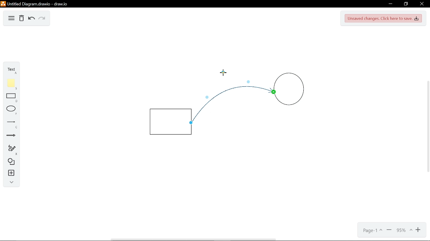 This screenshot has width=430, height=241. I want to click on Rectangle, so click(170, 122).